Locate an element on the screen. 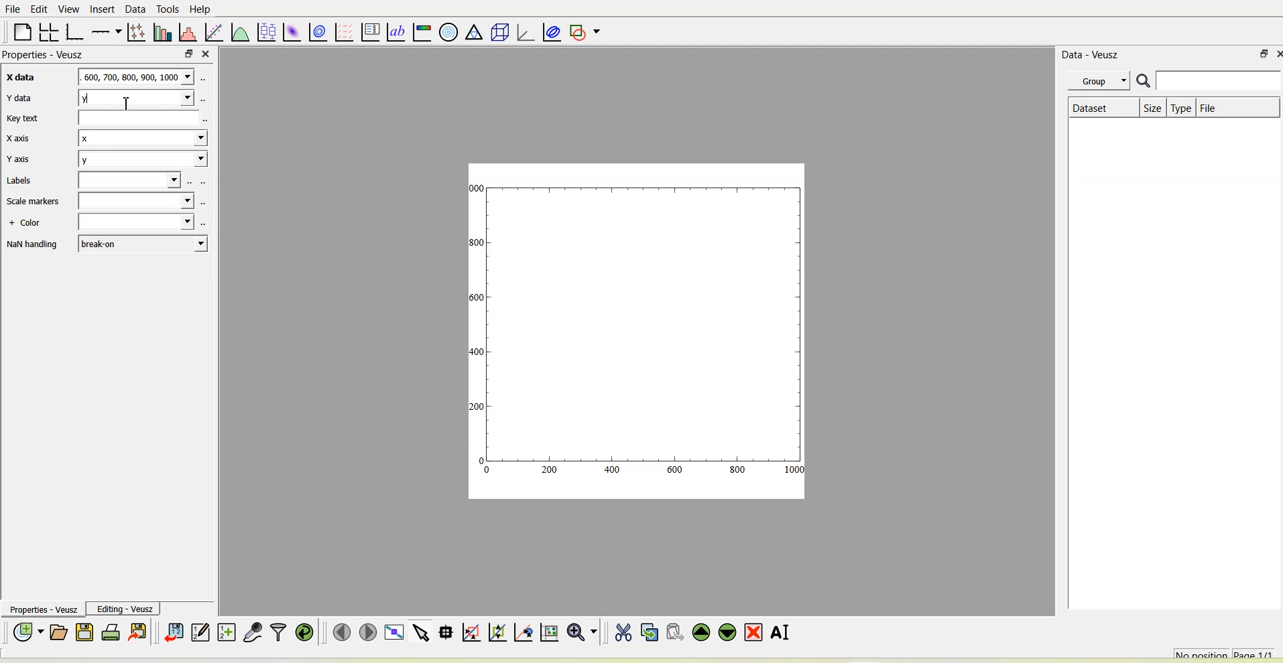  select using dataset browser is located at coordinates (206, 119).